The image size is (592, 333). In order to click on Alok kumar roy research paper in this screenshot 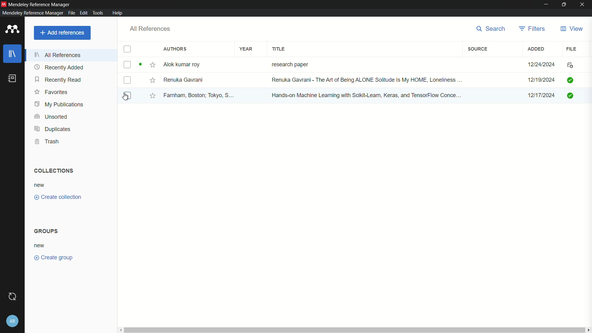, I will do `click(240, 65)`.